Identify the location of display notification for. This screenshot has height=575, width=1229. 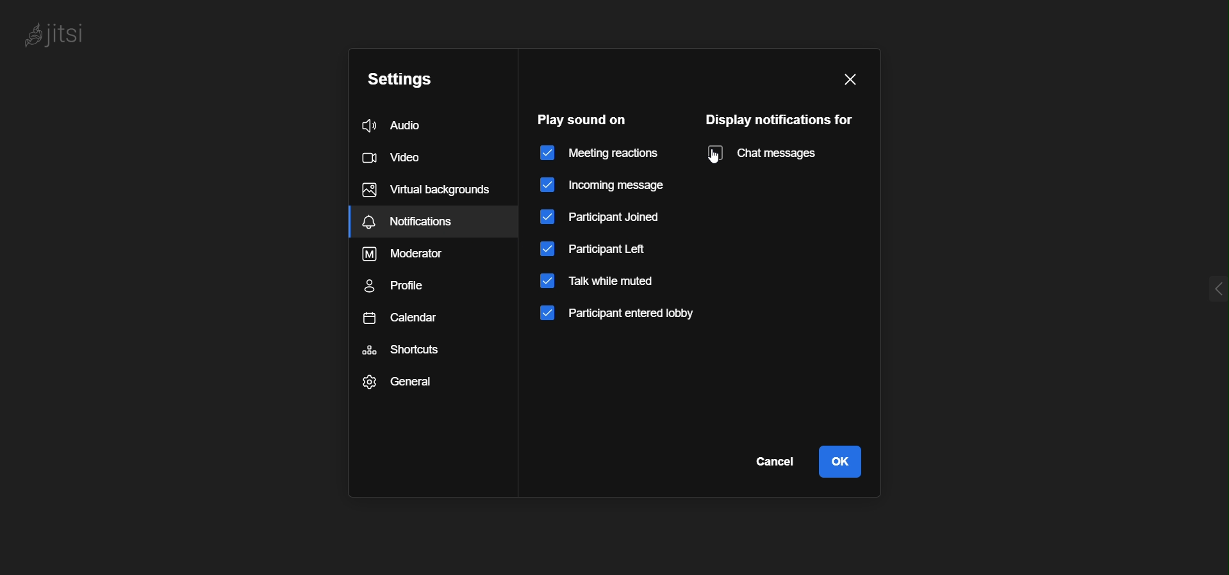
(780, 118).